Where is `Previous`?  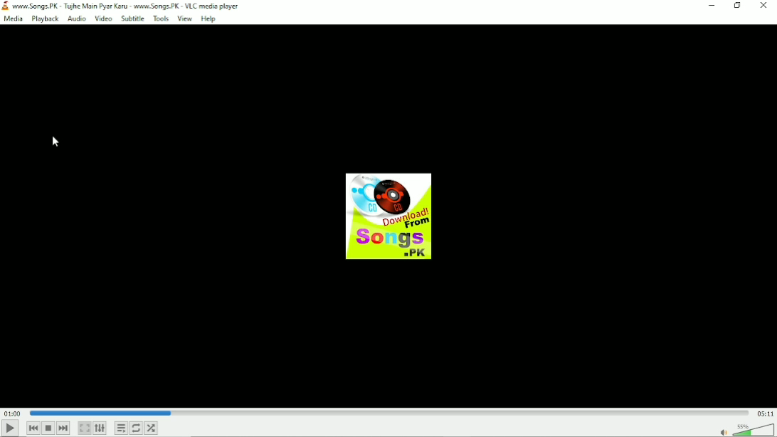
Previous is located at coordinates (33, 428).